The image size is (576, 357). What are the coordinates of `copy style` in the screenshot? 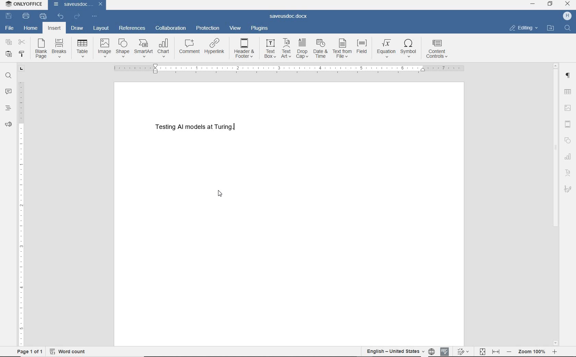 It's located at (21, 54).